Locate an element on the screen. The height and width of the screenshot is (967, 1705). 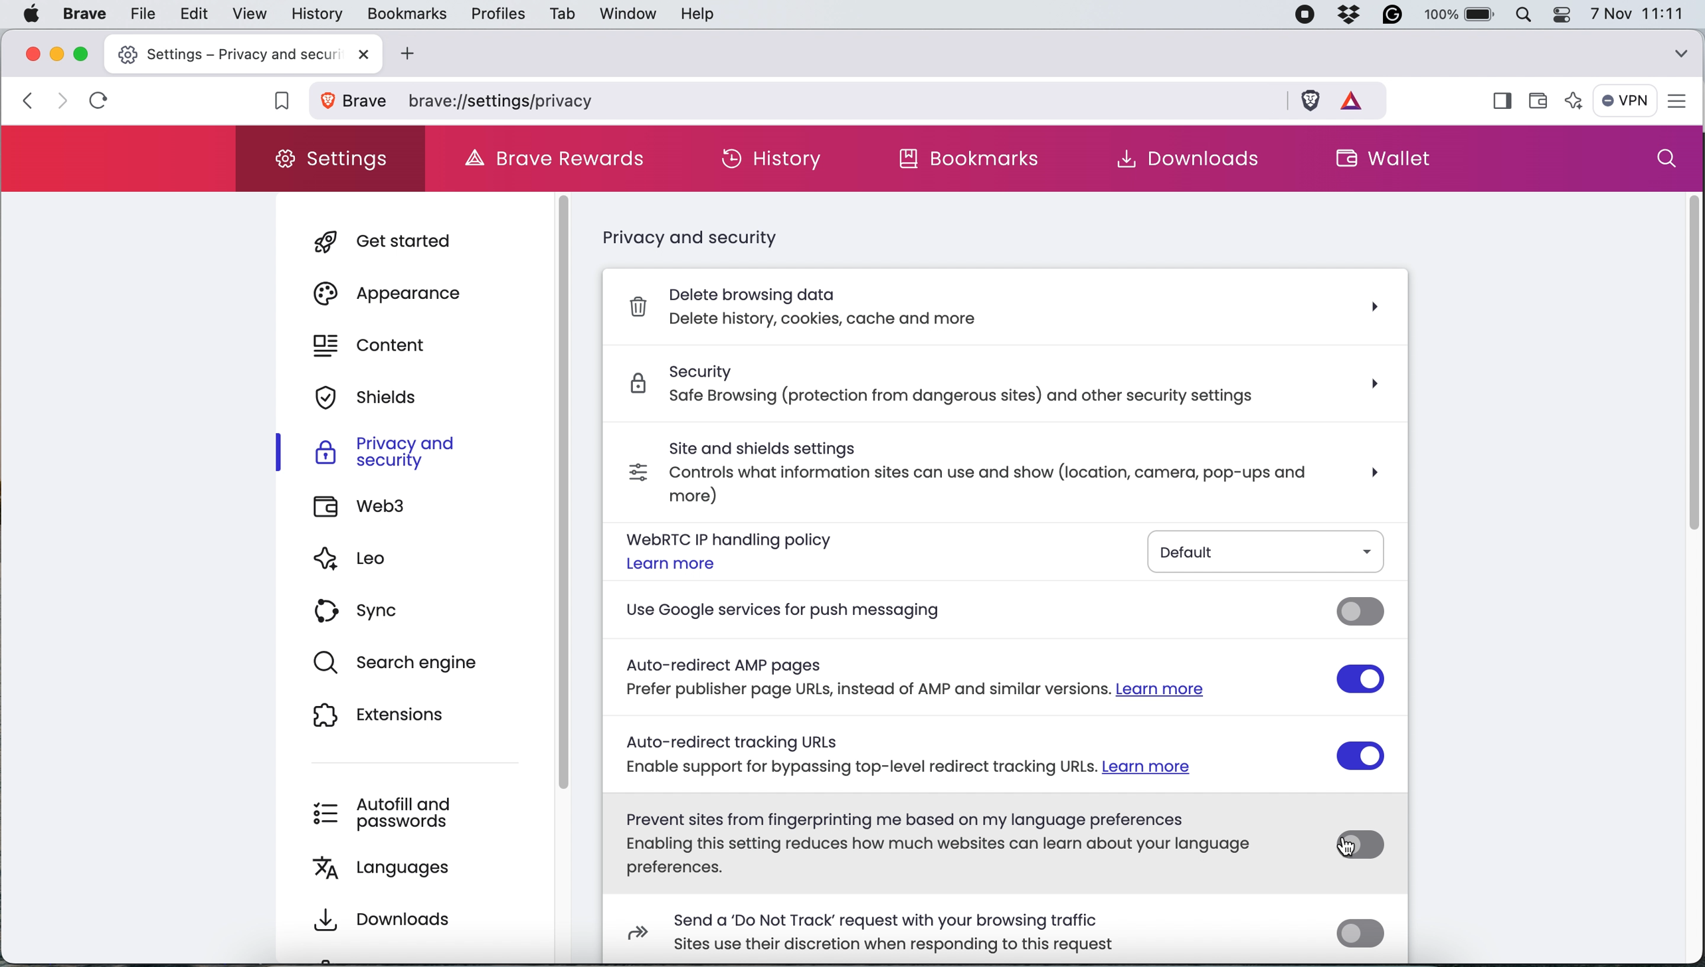
webrtc ip handling policy is located at coordinates (727, 539).